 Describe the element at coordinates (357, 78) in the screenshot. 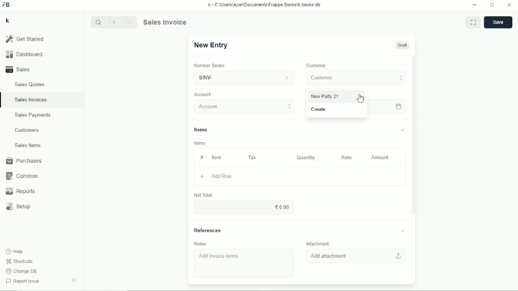

I see `Customer` at that location.